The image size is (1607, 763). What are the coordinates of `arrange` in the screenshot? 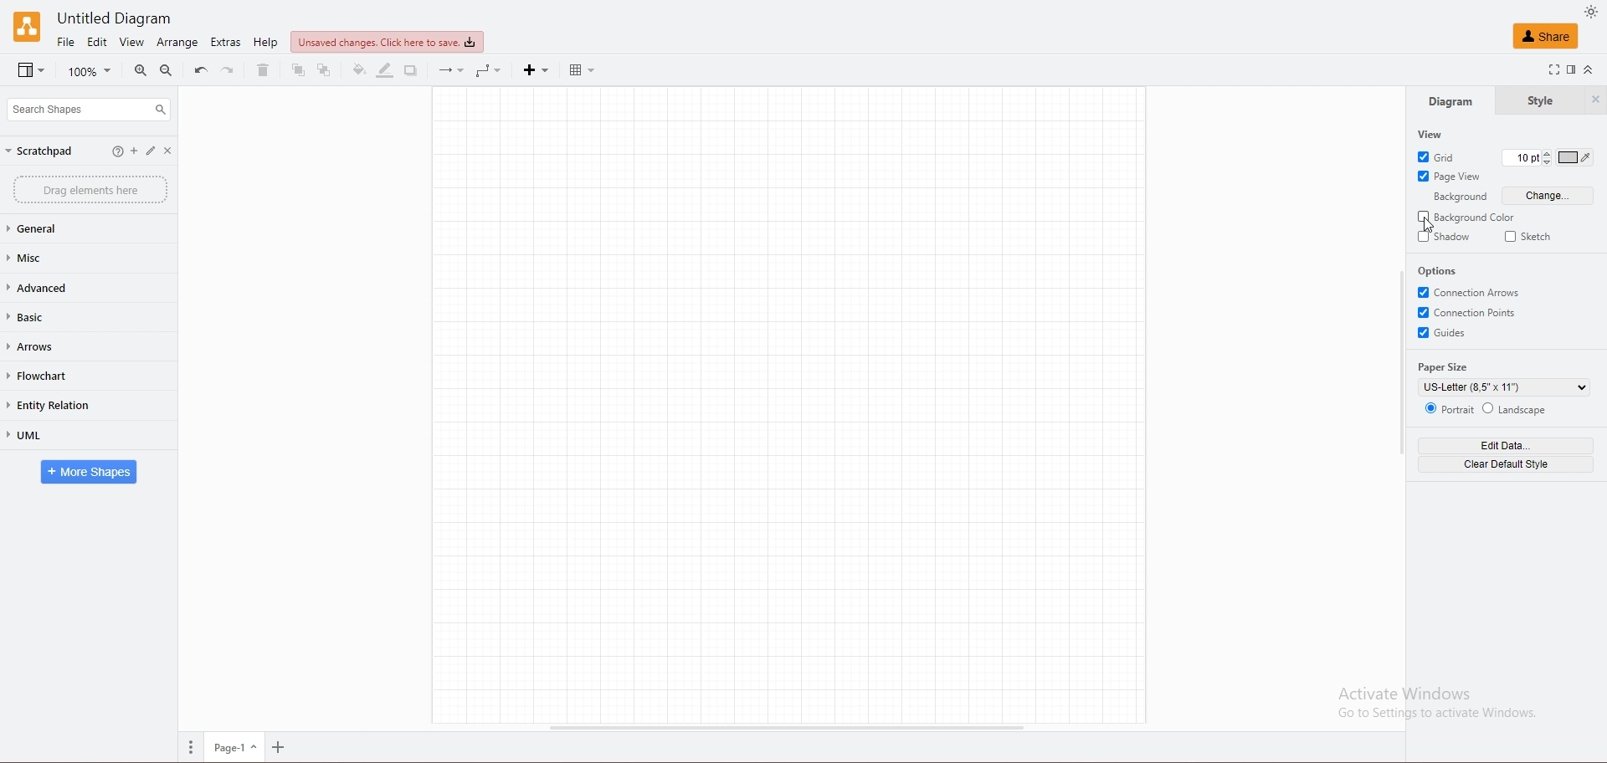 It's located at (178, 43).